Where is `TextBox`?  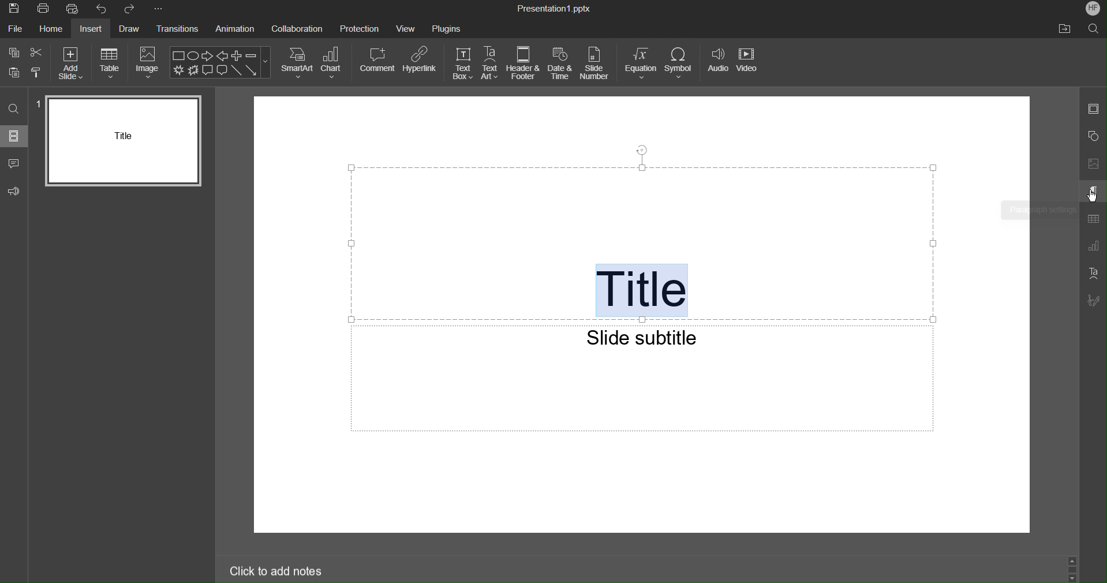 TextBox is located at coordinates (462, 63).